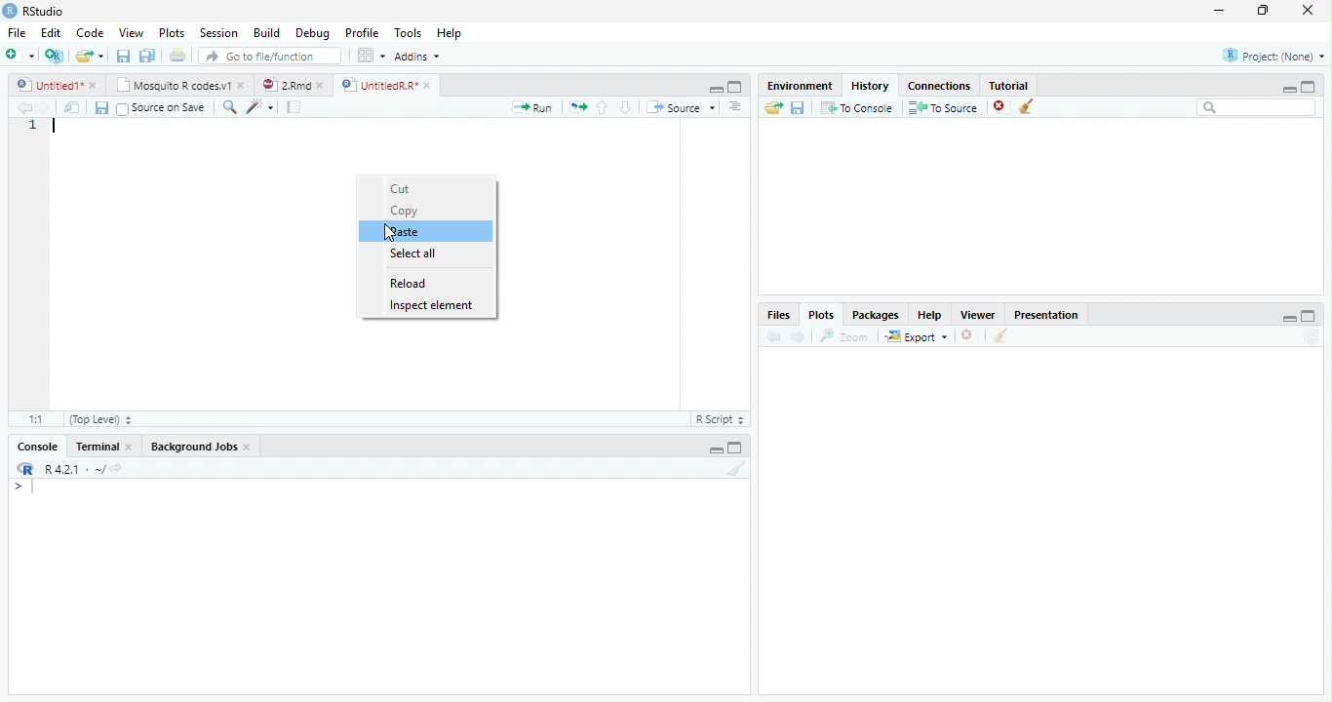  What do you see at coordinates (266, 32) in the screenshot?
I see `Build` at bounding box center [266, 32].